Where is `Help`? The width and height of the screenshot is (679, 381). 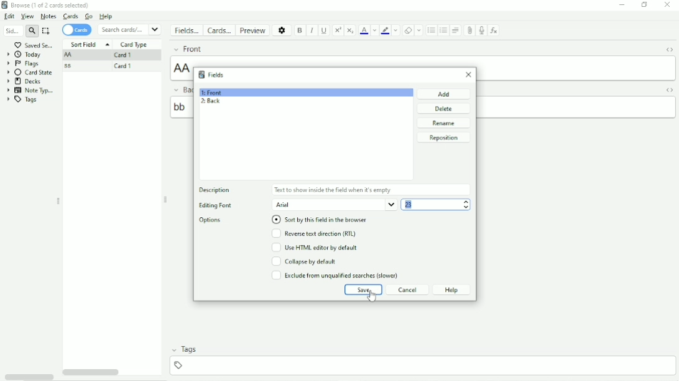
Help is located at coordinates (109, 17).